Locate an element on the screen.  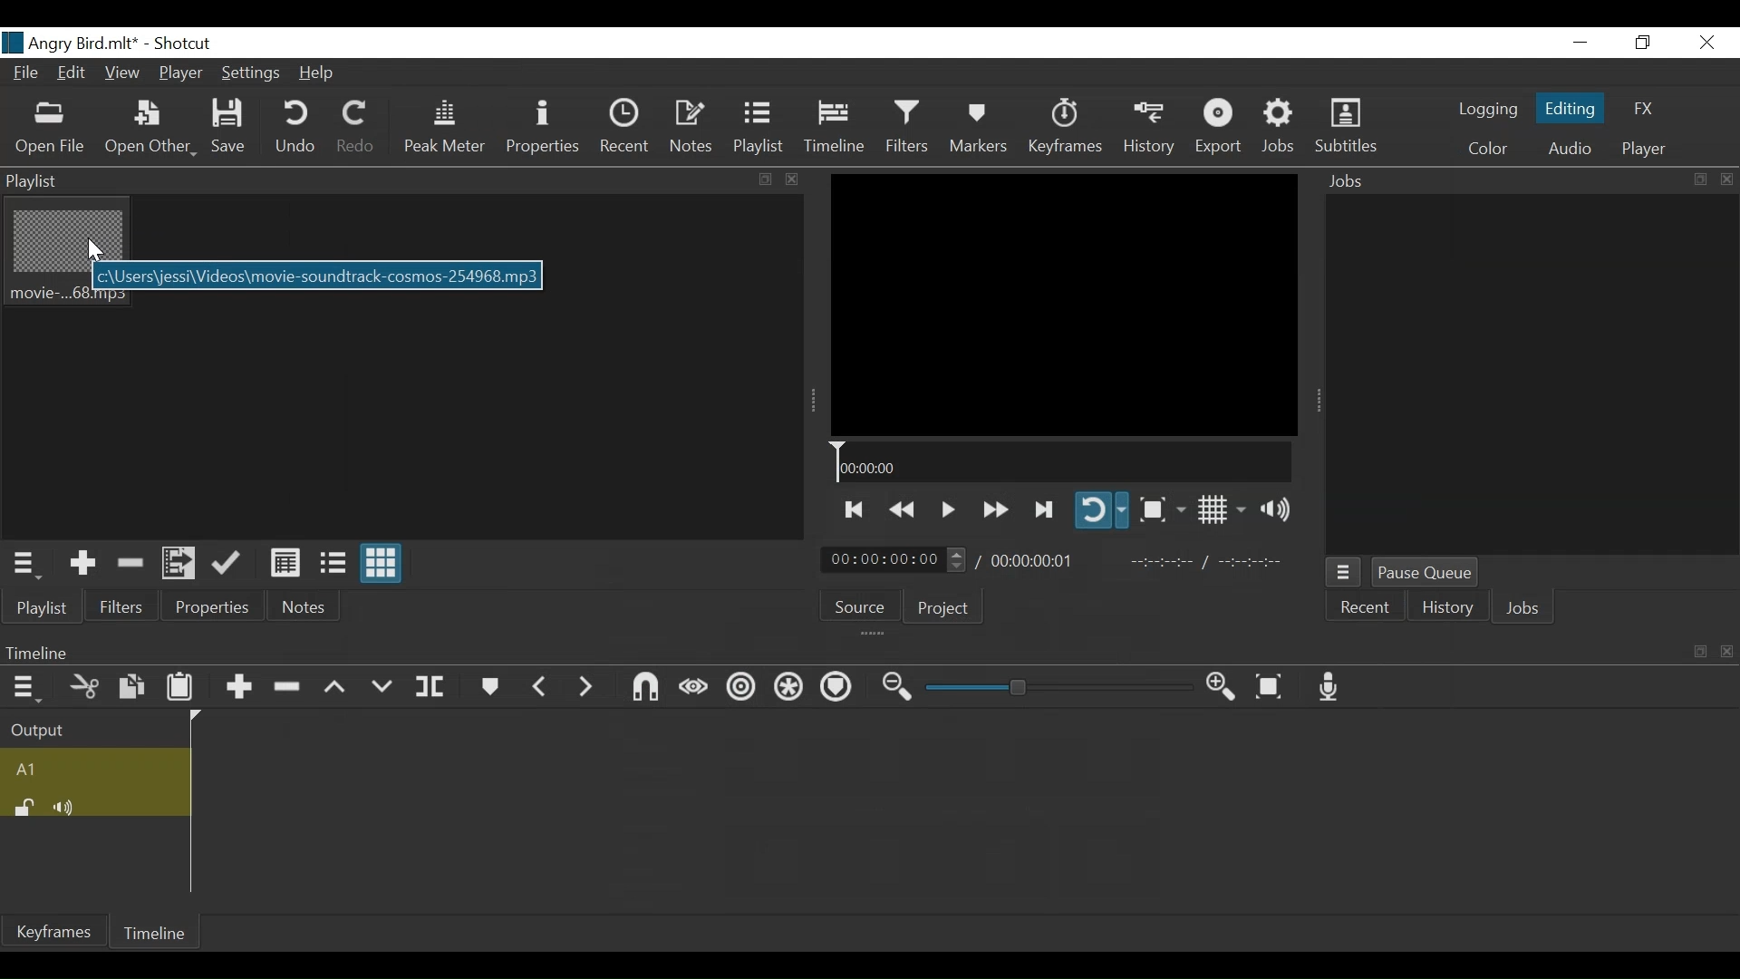
File path is located at coordinates (316, 276).